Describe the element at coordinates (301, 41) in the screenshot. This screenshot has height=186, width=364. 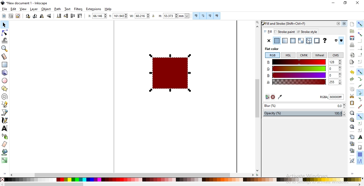
I see `mesh gradient` at that location.